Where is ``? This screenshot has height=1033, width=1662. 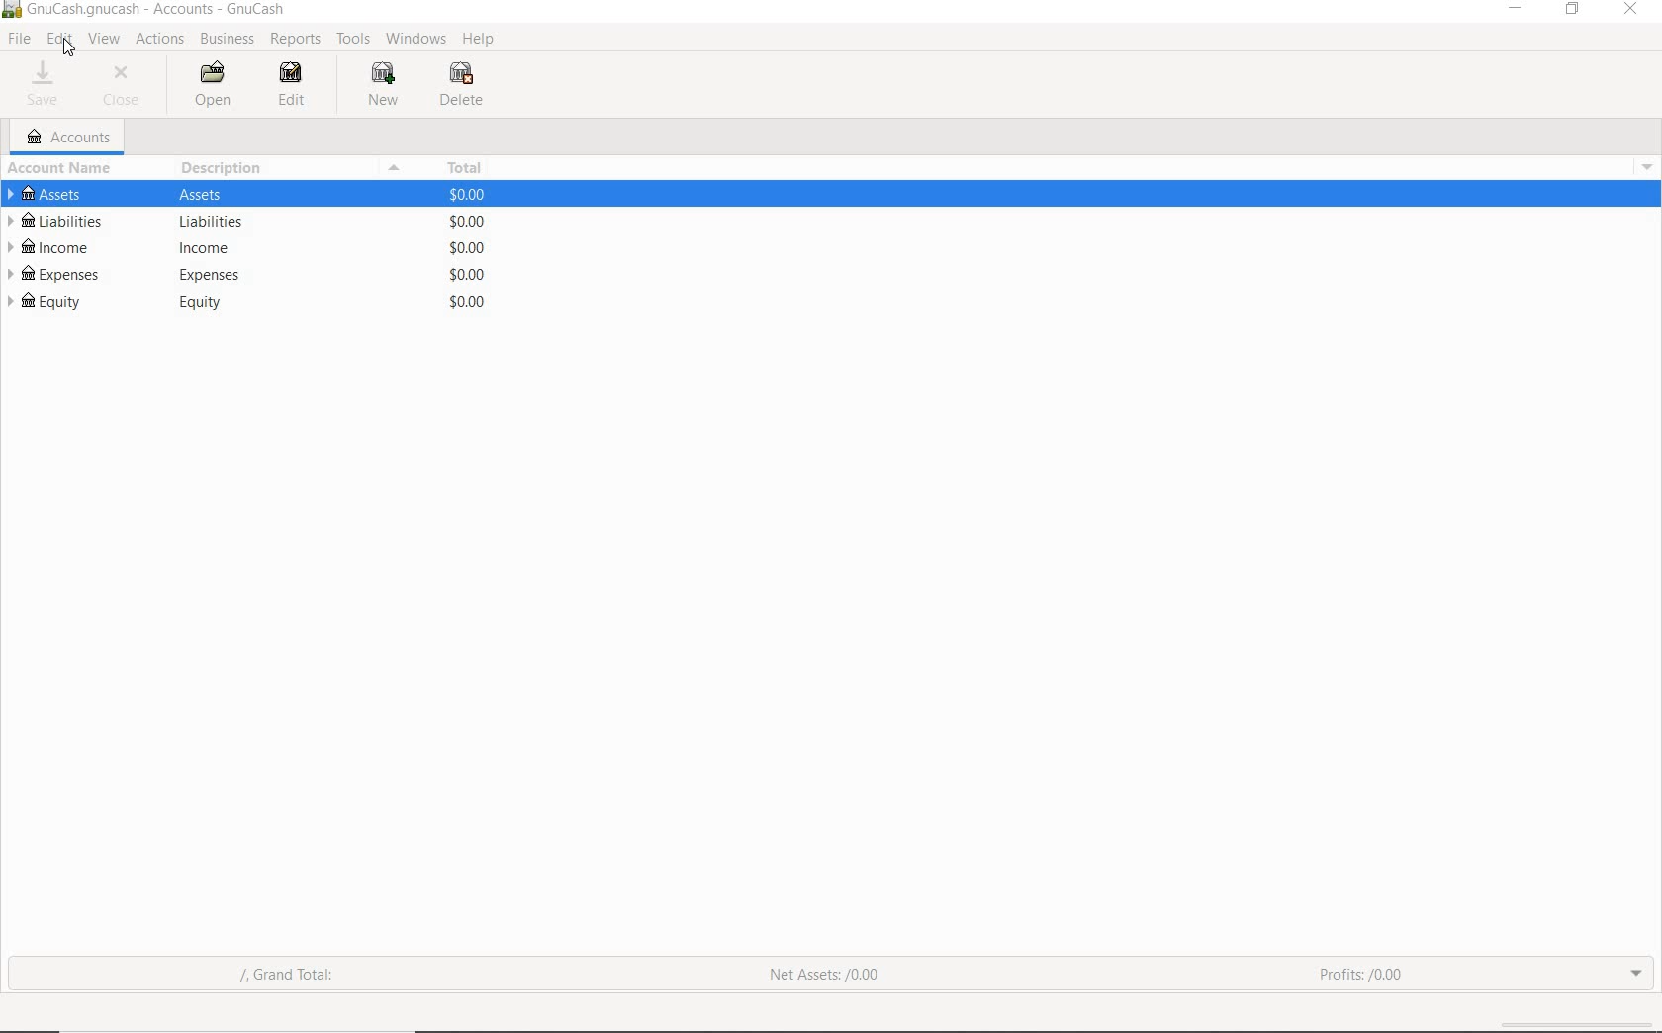  is located at coordinates (216, 278).